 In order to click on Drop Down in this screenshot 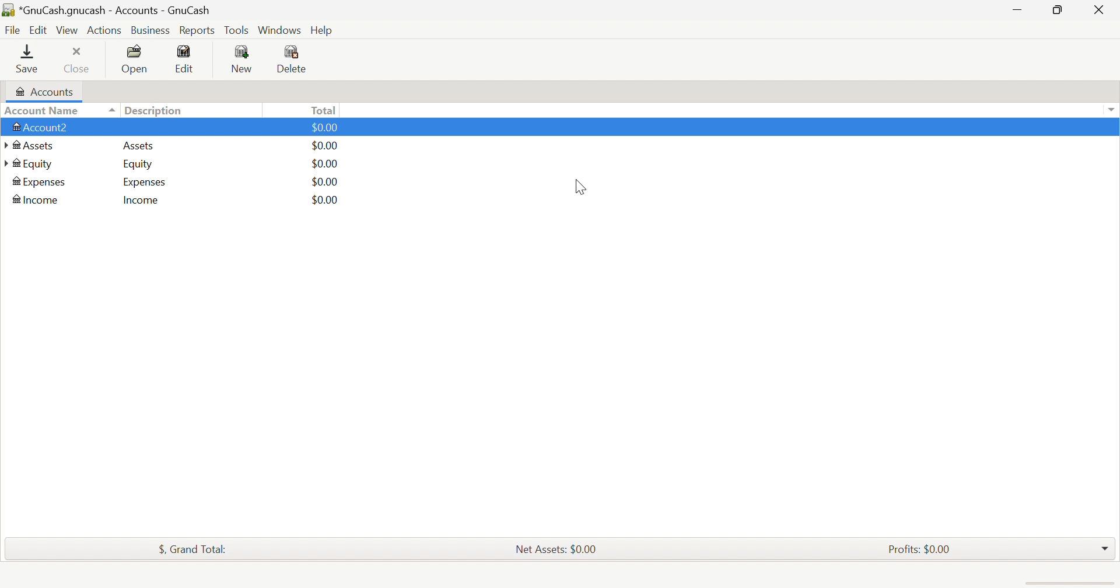, I will do `click(1104, 547)`.